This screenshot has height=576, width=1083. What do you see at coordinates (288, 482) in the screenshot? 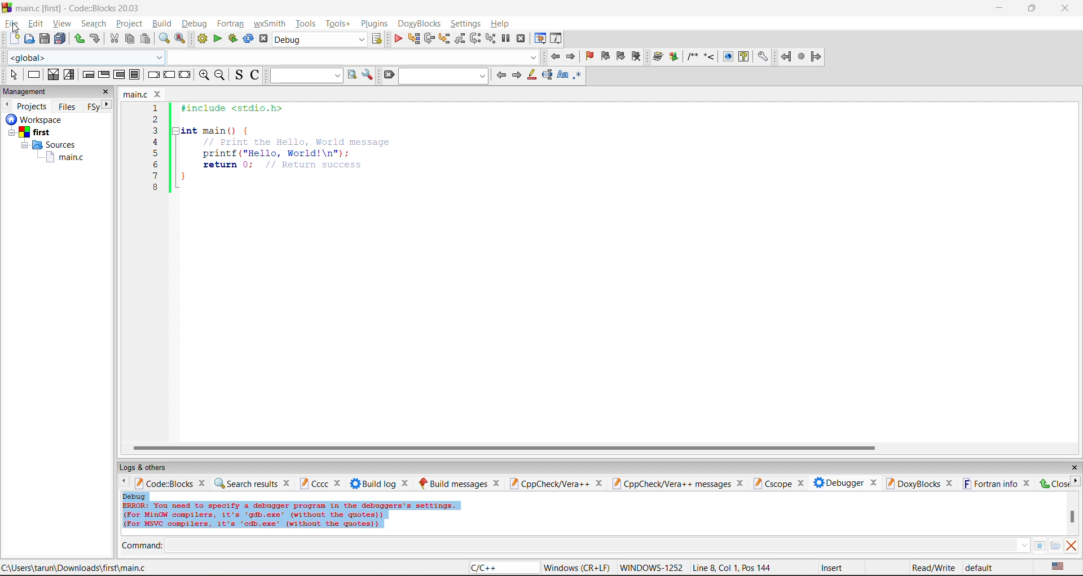
I see `close` at bounding box center [288, 482].